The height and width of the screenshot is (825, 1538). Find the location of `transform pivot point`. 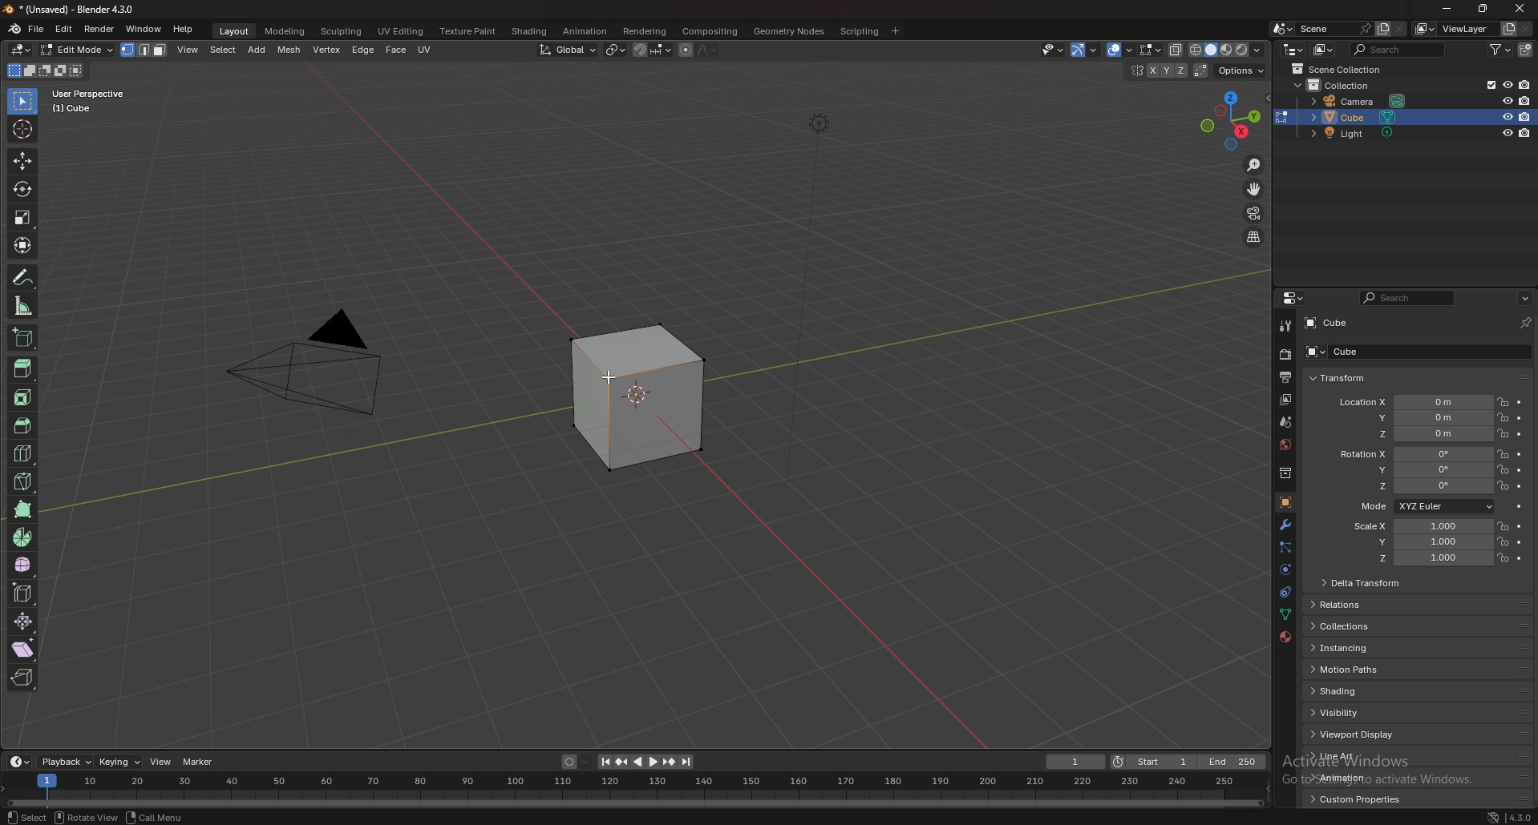

transform pivot point is located at coordinates (615, 50).